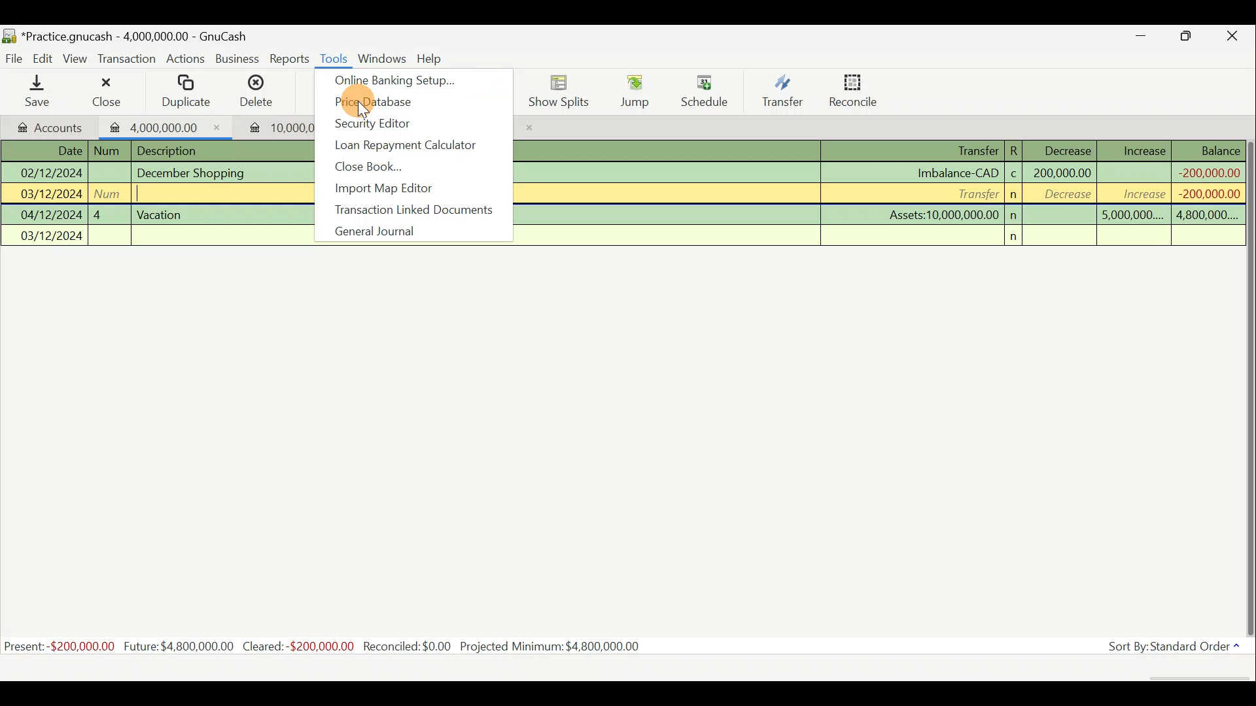 This screenshot has height=706, width=1256. I want to click on Close, so click(104, 92).